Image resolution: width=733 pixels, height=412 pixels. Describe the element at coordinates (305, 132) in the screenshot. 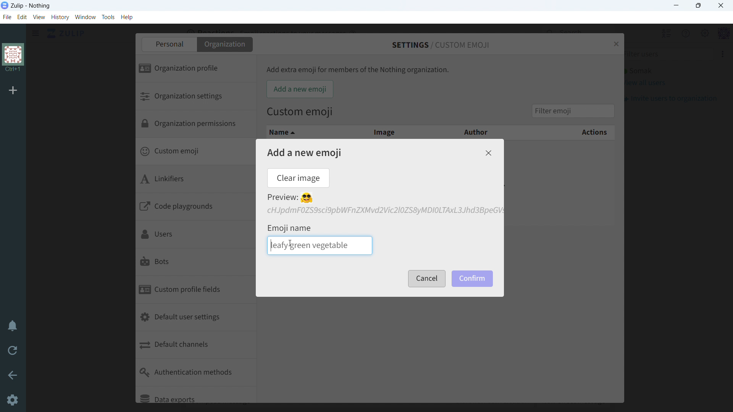

I see `name` at that location.